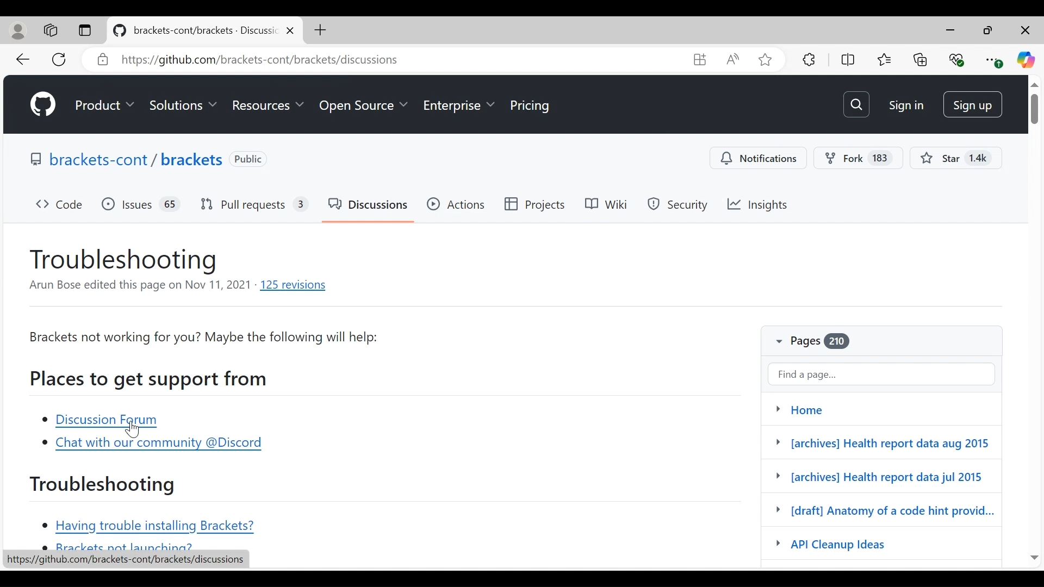 The image size is (1044, 587). What do you see at coordinates (853, 544) in the screenshot?
I see `API Cleanup Ideas` at bounding box center [853, 544].